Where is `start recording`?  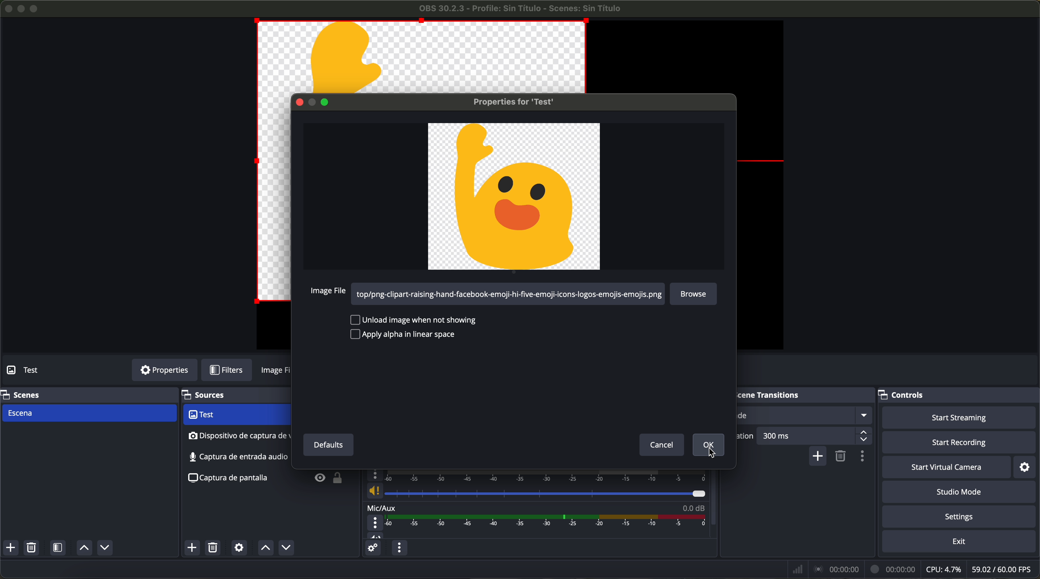 start recording is located at coordinates (960, 443).